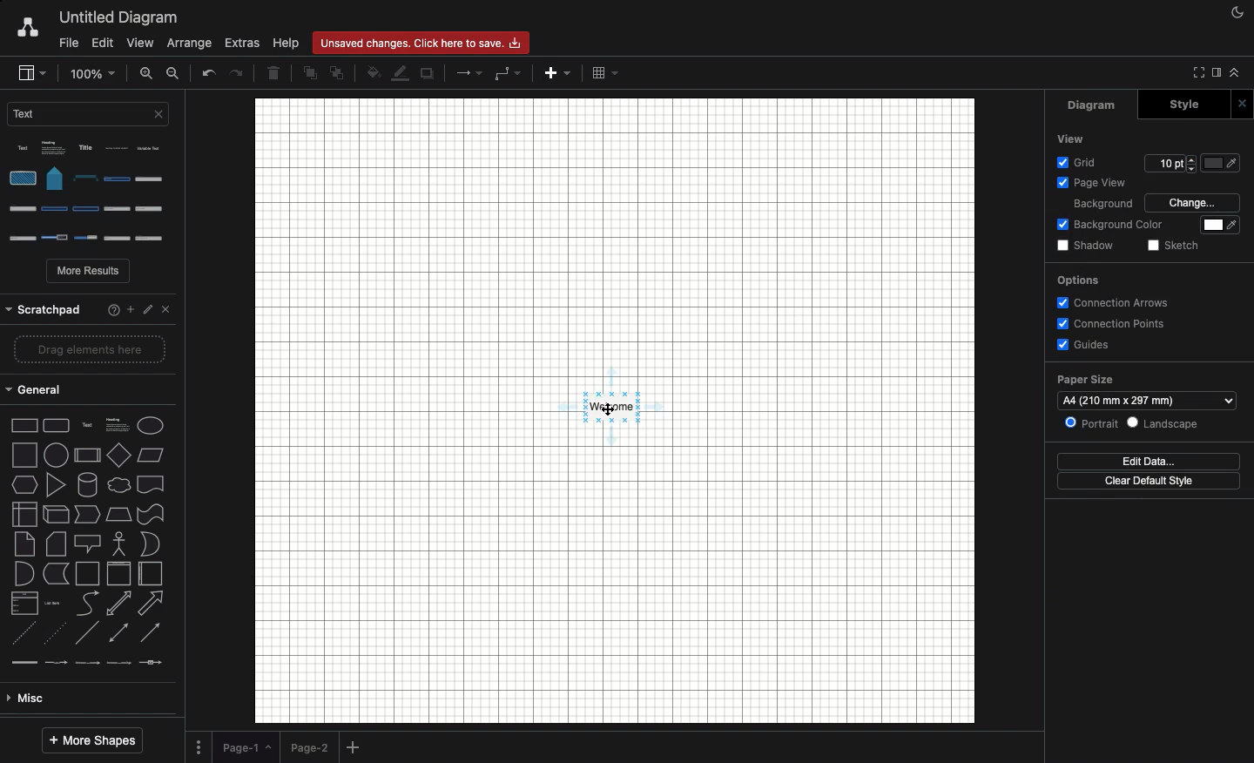 The image size is (1254, 763). Describe the element at coordinates (273, 72) in the screenshot. I see `Delete` at that location.